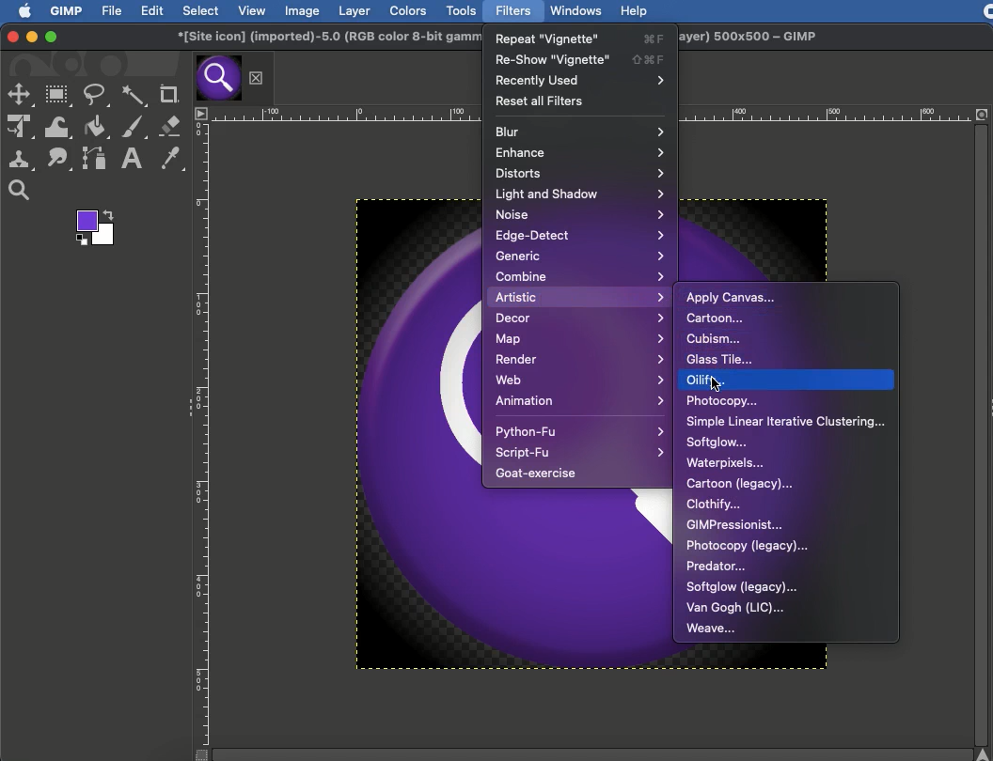  What do you see at coordinates (742, 587) in the screenshot?
I see `Softglow ` at bounding box center [742, 587].